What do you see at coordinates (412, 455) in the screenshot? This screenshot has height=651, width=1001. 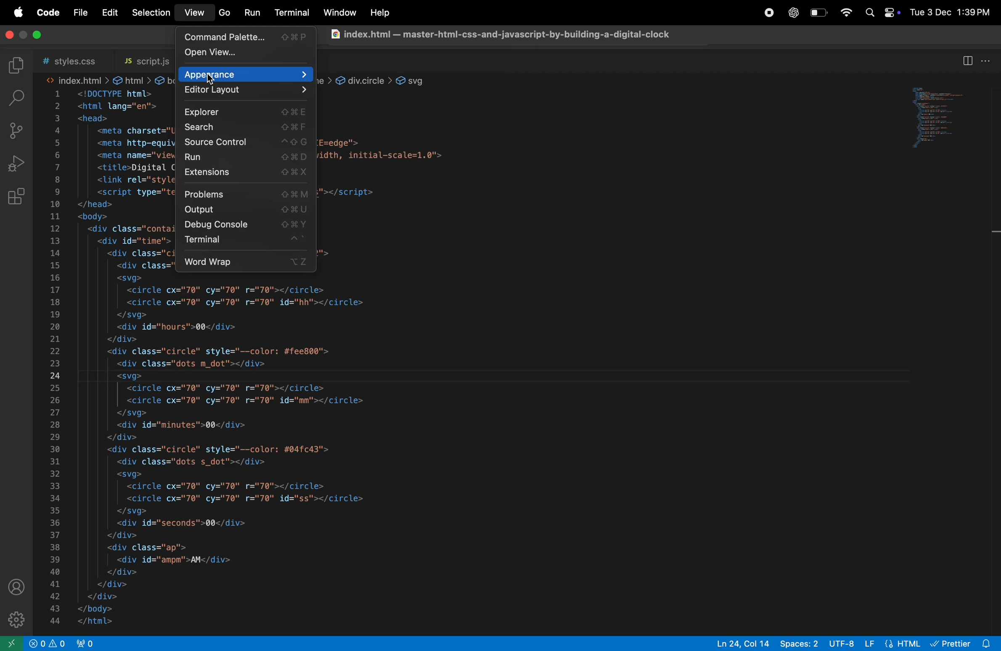 I see `code block from line 17` at bounding box center [412, 455].